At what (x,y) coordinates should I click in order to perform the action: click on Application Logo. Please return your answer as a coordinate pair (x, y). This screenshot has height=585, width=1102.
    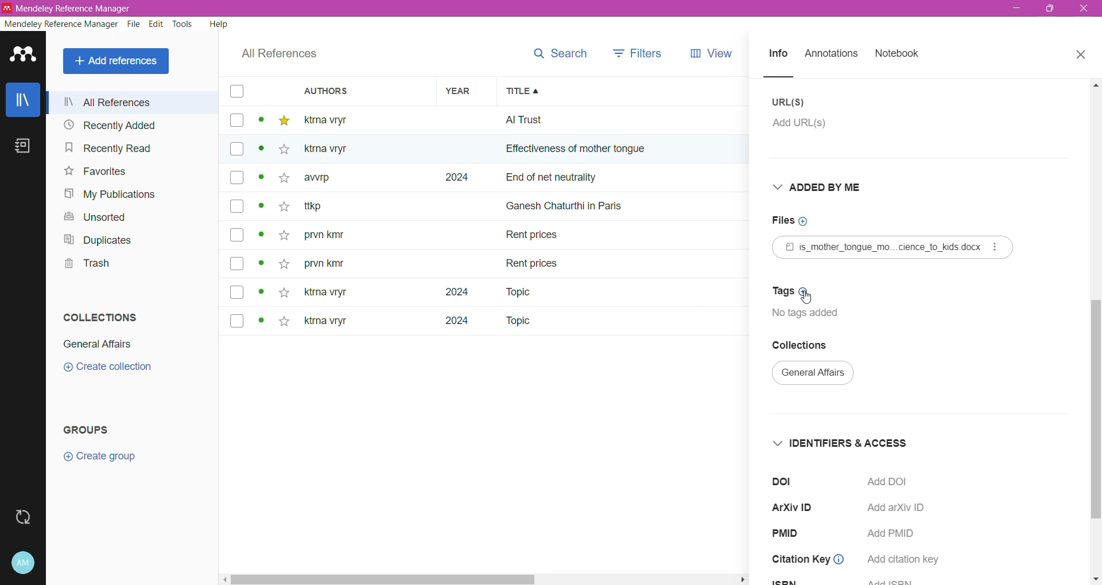
    Looking at the image, I should click on (24, 56).